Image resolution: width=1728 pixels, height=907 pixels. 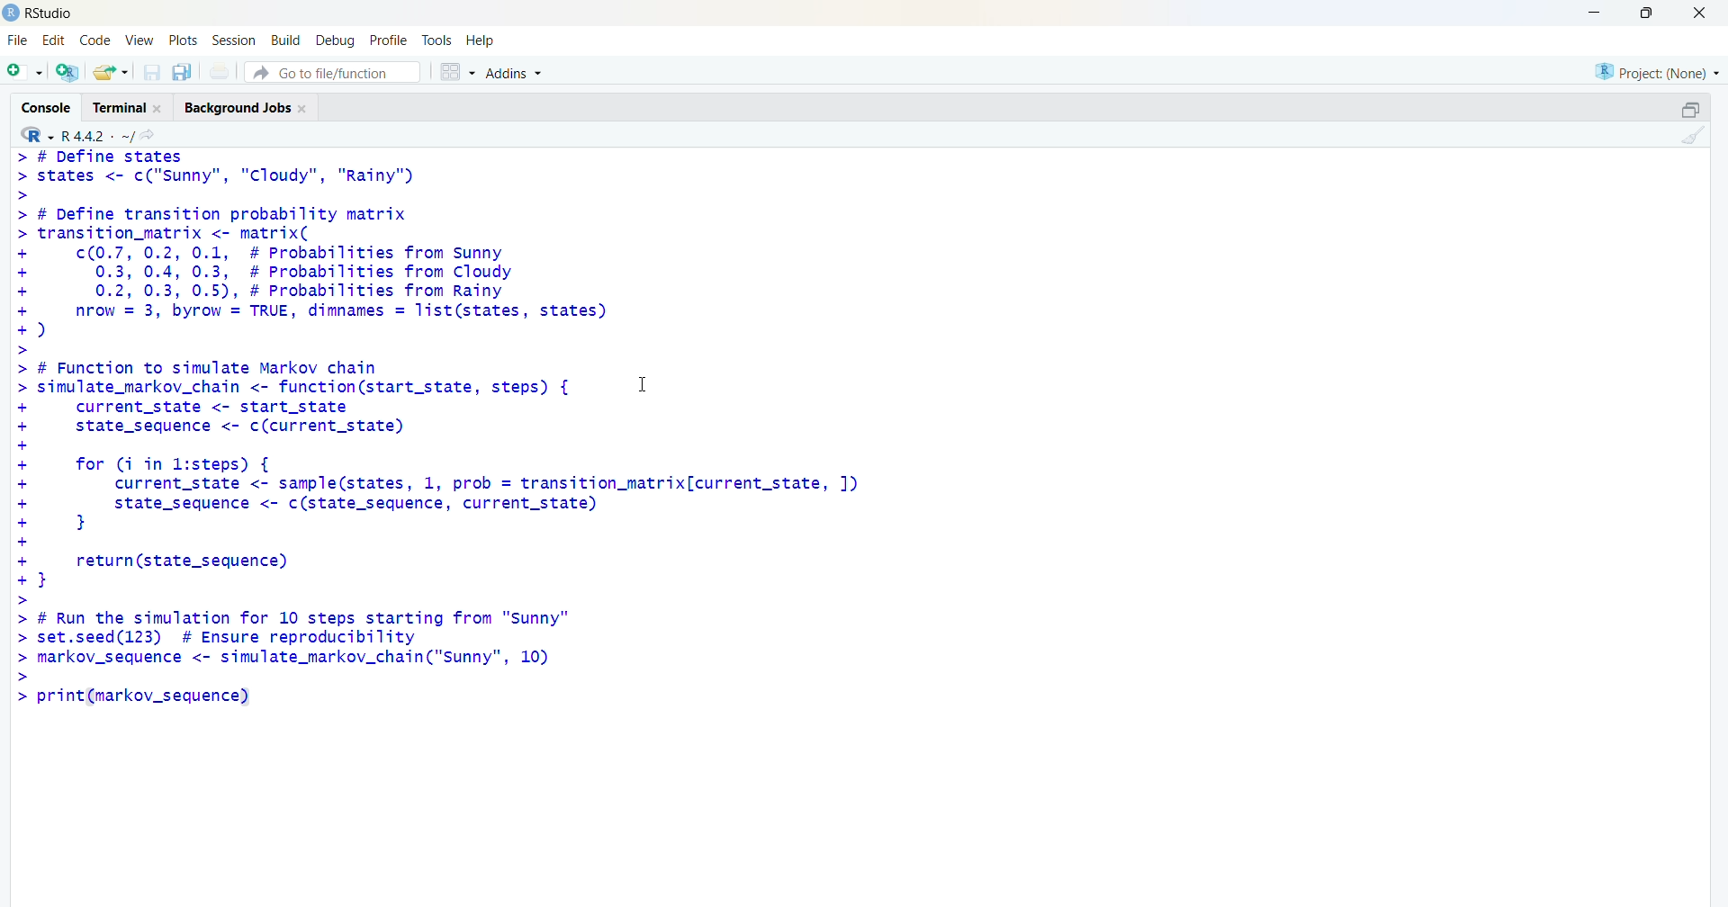 I want to click on save current document, so click(x=152, y=73).